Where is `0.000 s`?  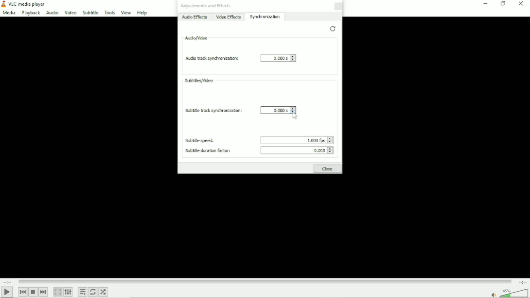 0.000 s is located at coordinates (279, 110).